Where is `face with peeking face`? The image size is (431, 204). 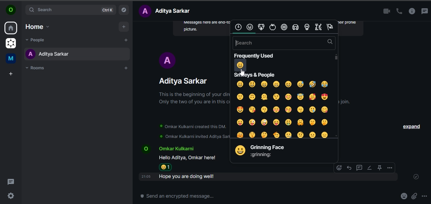
face with peeking face is located at coordinates (241, 134).